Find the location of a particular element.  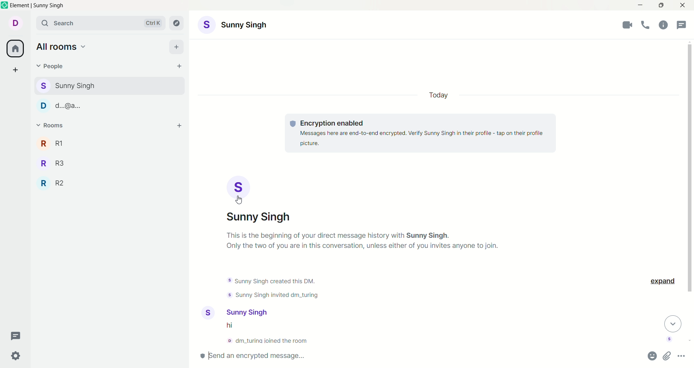

Scroll is located at coordinates (690, 175).